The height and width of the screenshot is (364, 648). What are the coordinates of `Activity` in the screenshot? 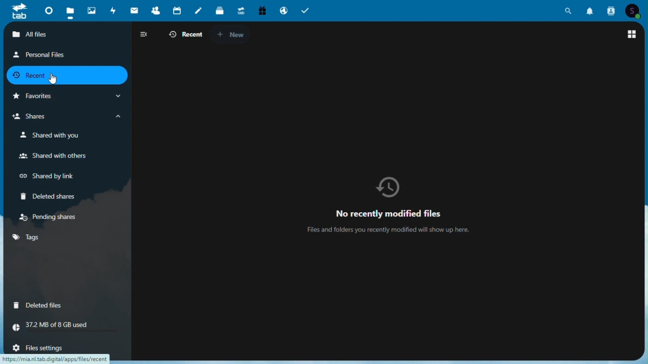 It's located at (114, 10).